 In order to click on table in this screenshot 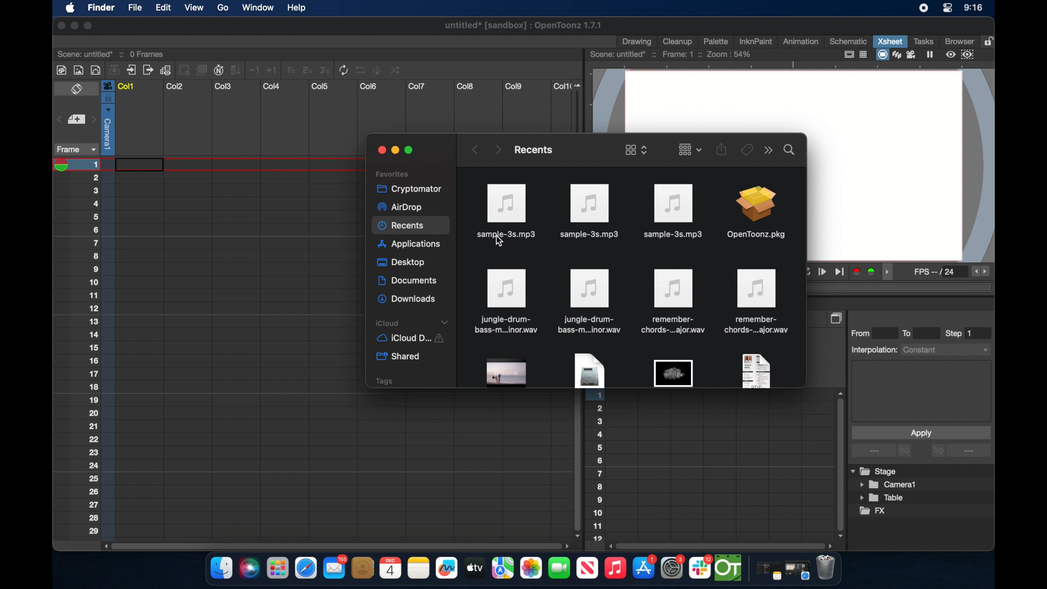, I will do `click(882, 498)`.